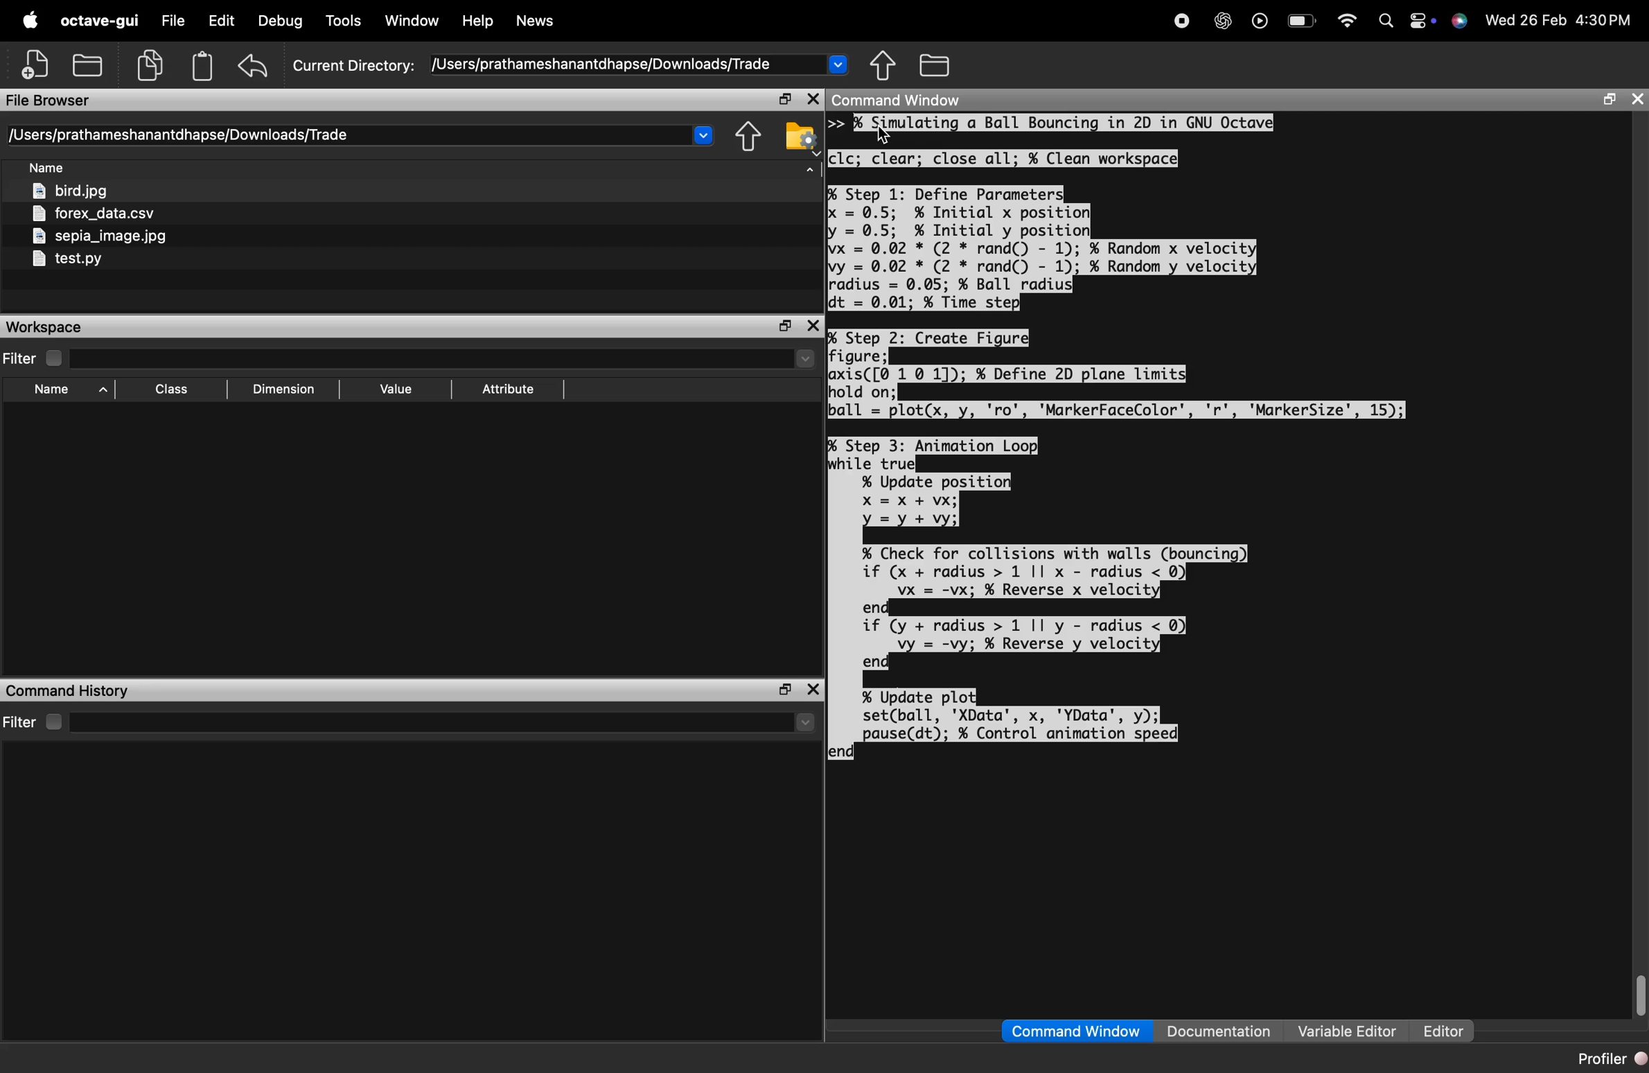  I want to click on Current Directory:, so click(354, 65).